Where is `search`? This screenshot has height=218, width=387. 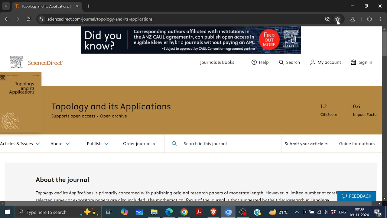 search is located at coordinates (291, 64).